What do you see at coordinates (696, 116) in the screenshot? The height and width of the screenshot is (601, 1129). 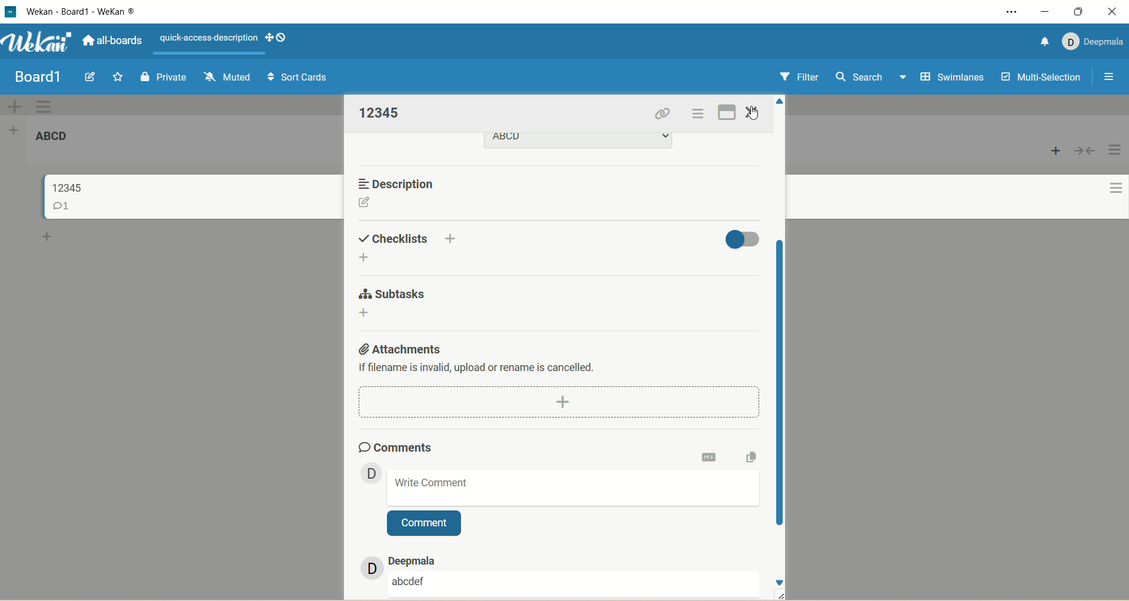 I see `actions` at bounding box center [696, 116].